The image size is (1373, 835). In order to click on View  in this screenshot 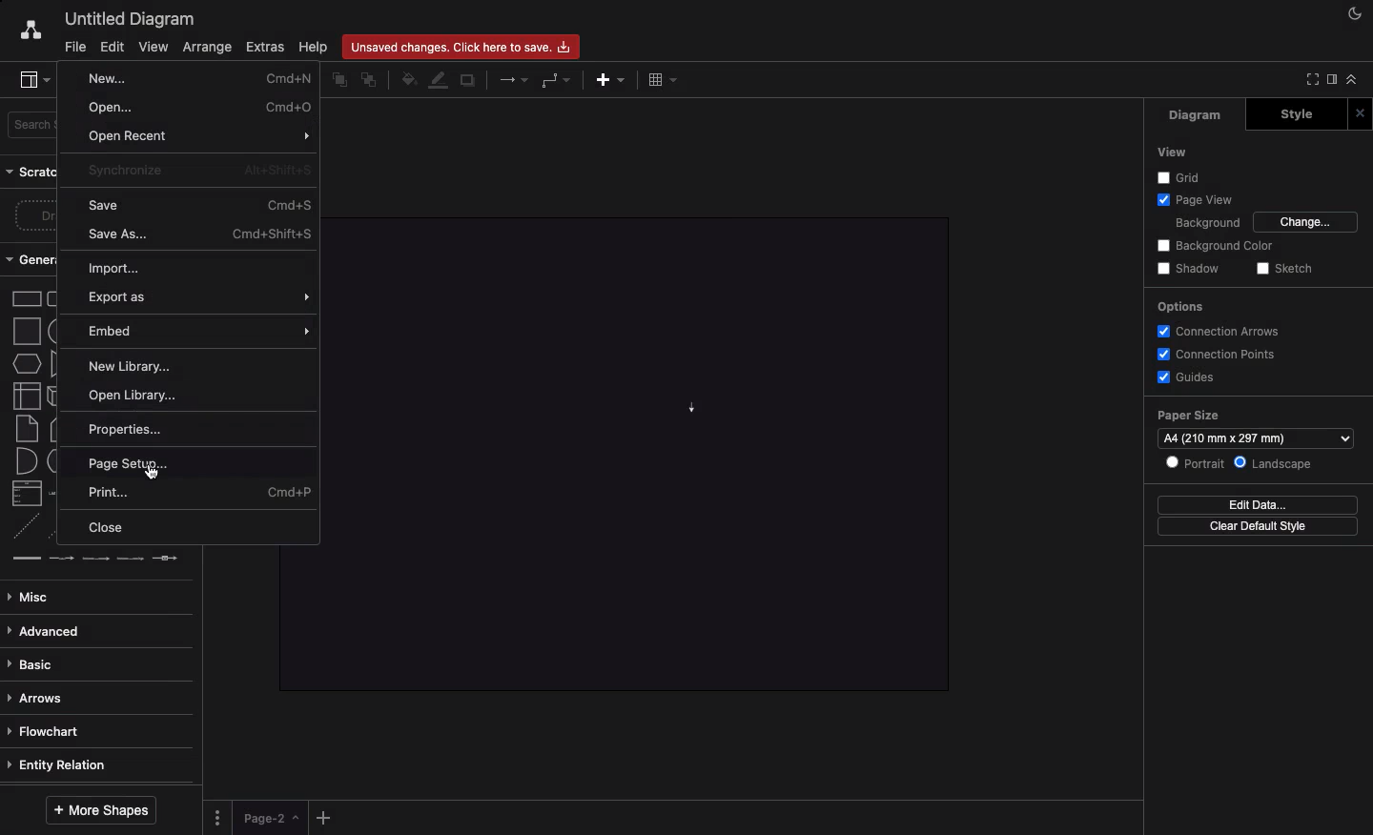, I will do `click(1171, 153)`.